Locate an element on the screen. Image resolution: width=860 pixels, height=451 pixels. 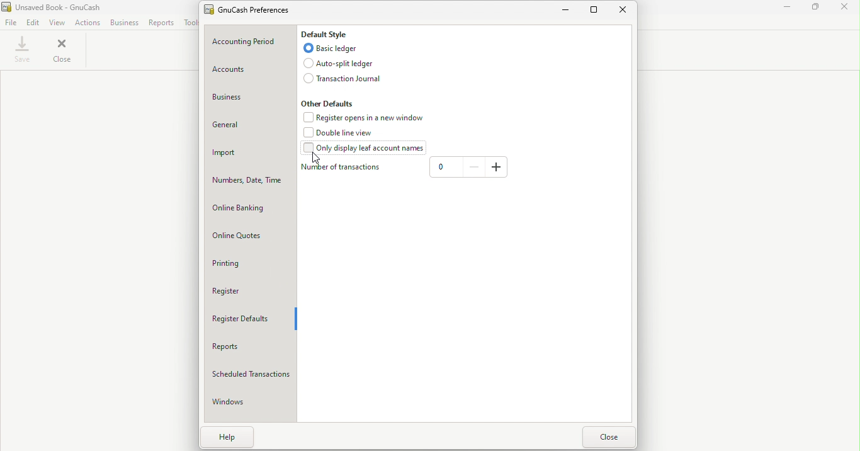
Only display leaf account names is located at coordinates (366, 149).